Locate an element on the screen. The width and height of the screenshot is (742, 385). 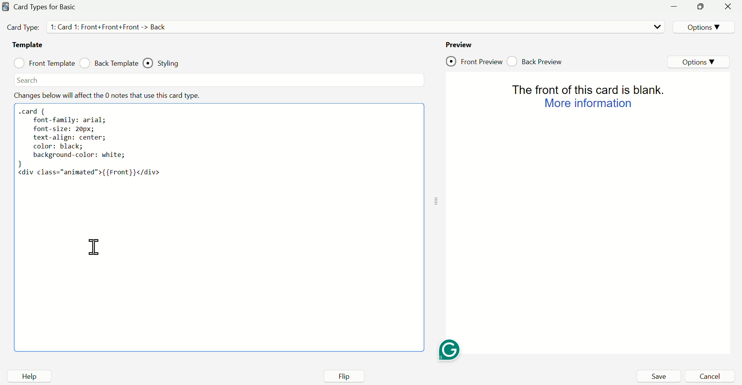
Preview is located at coordinates (459, 43).